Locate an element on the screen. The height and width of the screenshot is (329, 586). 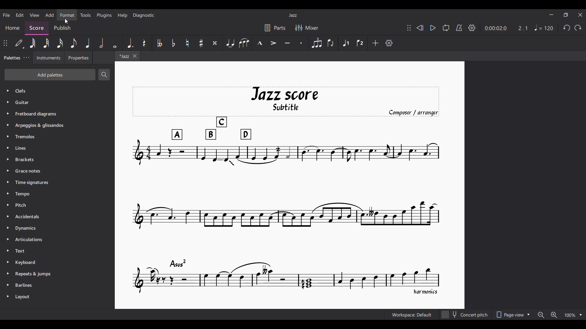
Quarter note is located at coordinates (88, 43).